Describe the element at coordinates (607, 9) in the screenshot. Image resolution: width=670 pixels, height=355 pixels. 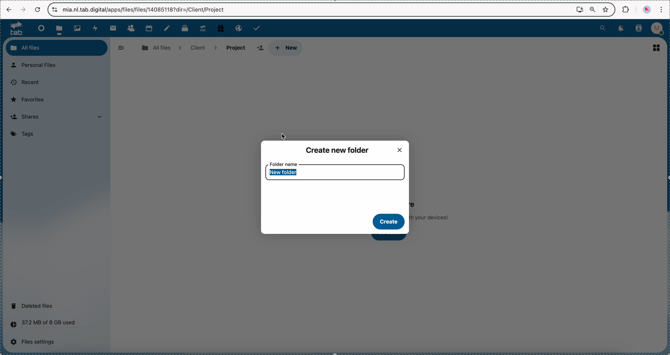
I see `favorites` at that location.